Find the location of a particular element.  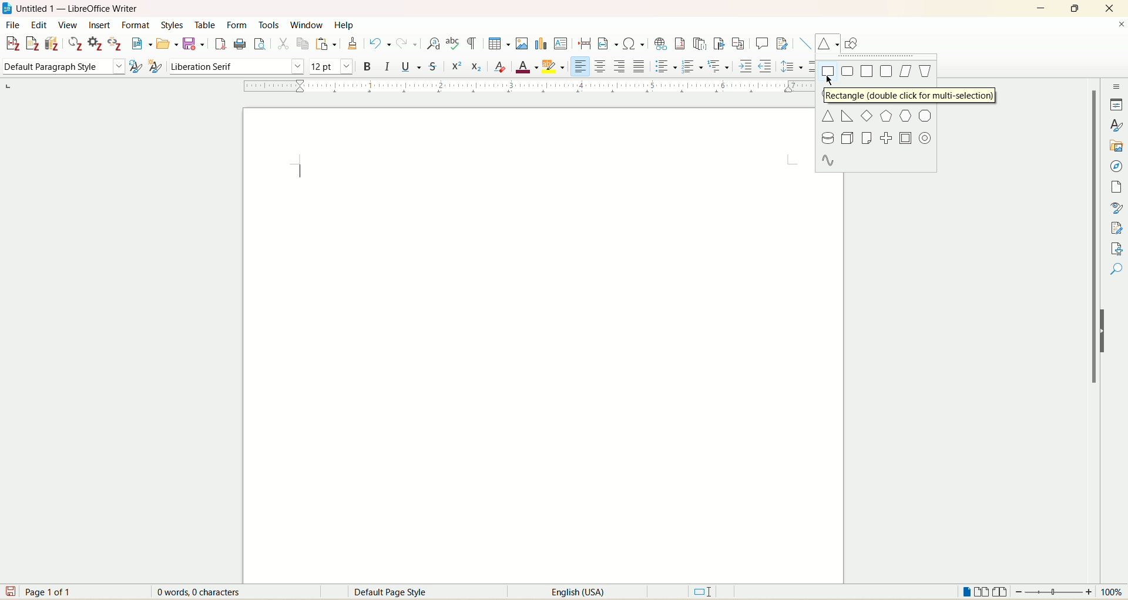

pentagon is located at coordinates (886, 117).